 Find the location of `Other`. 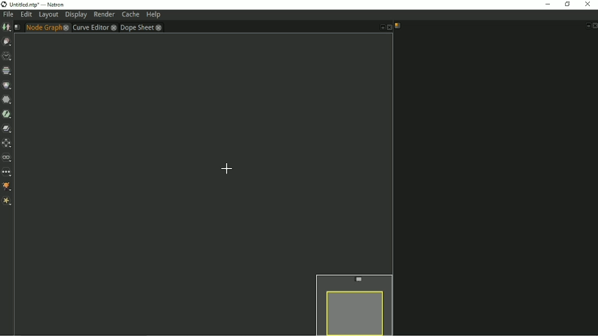

Other is located at coordinates (7, 172).